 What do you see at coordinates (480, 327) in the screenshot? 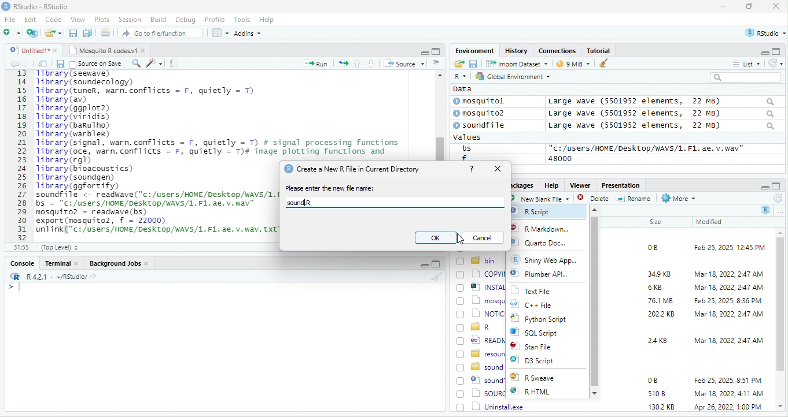
I see `[) = R` at bounding box center [480, 327].